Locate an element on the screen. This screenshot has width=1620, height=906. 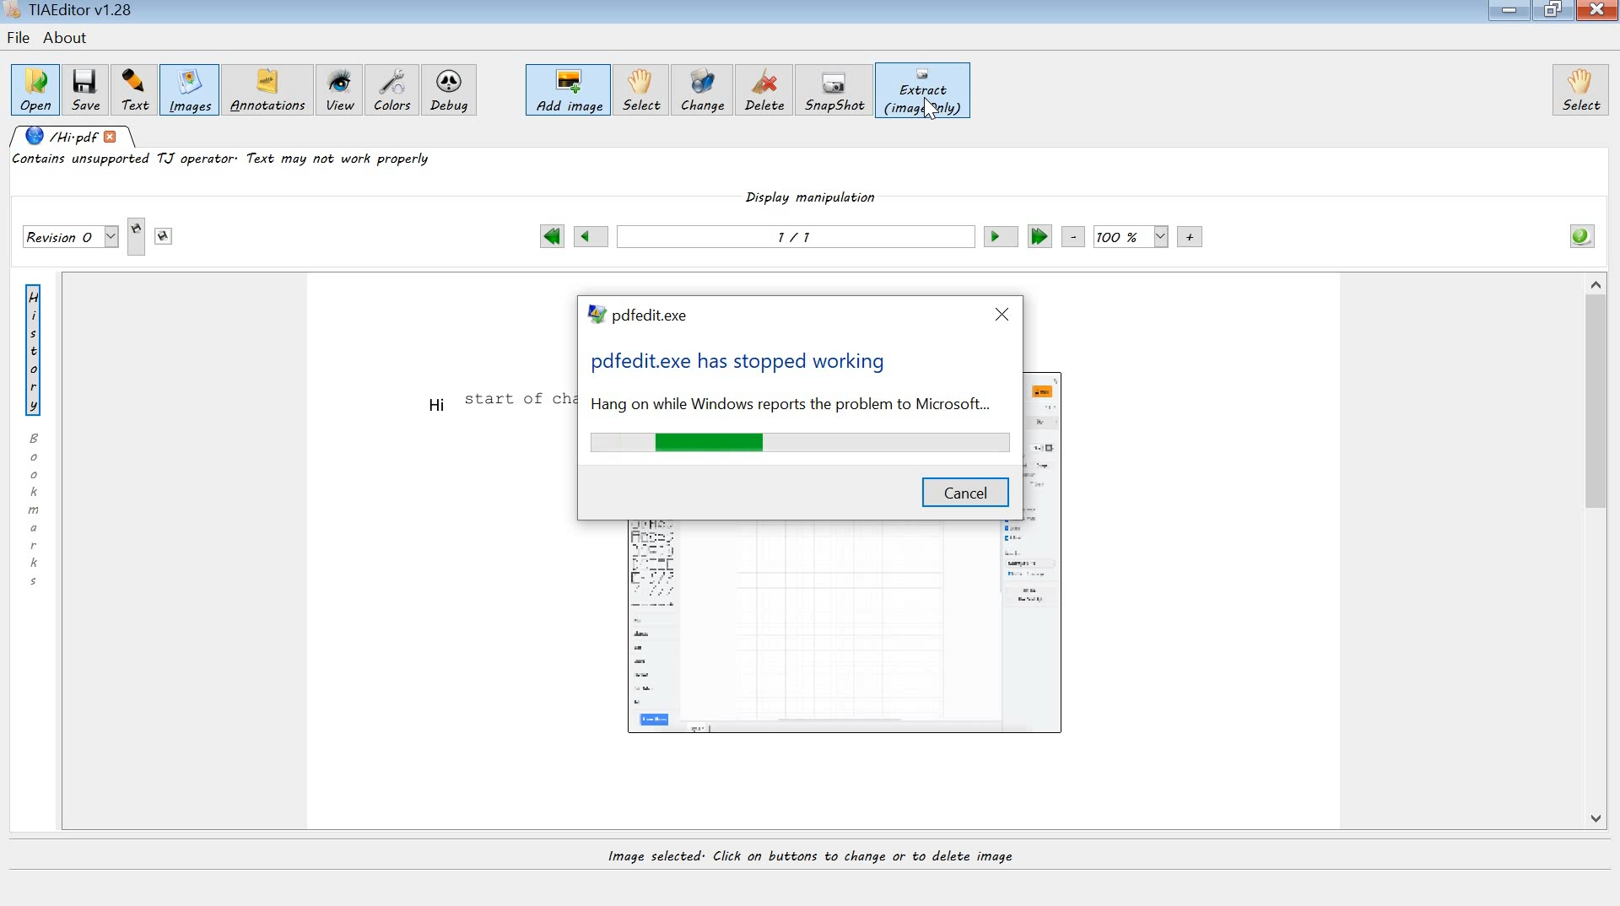
cancel is located at coordinates (965, 488).